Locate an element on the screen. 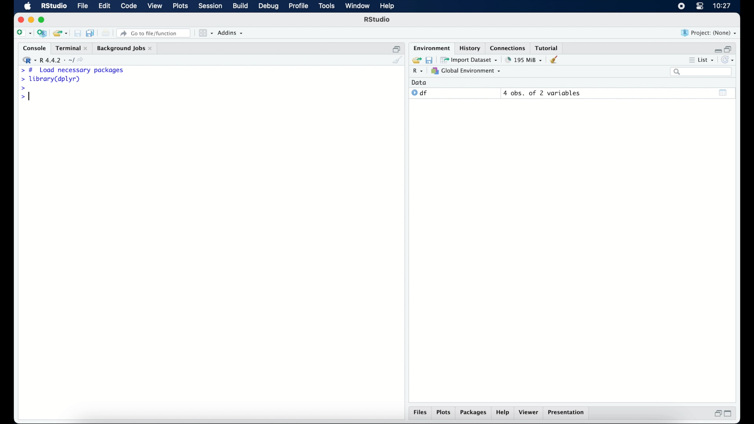  df is located at coordinates (419, 93).